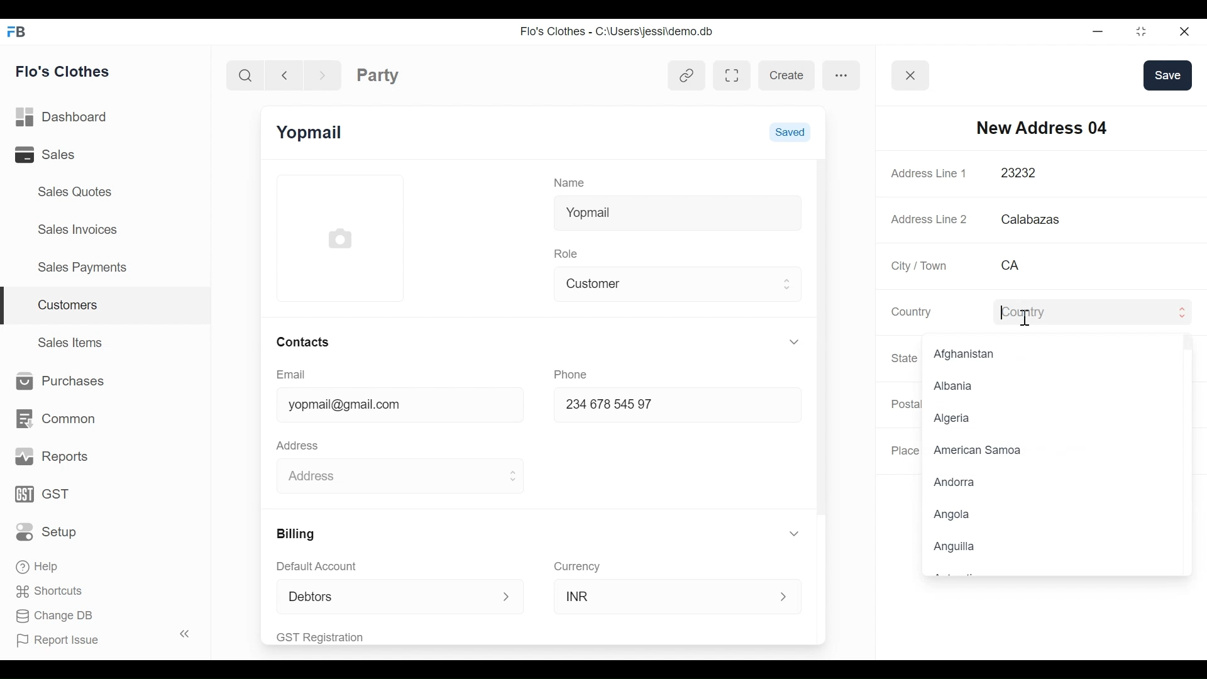  I want to click on Profile Picture, so click(343, 237).